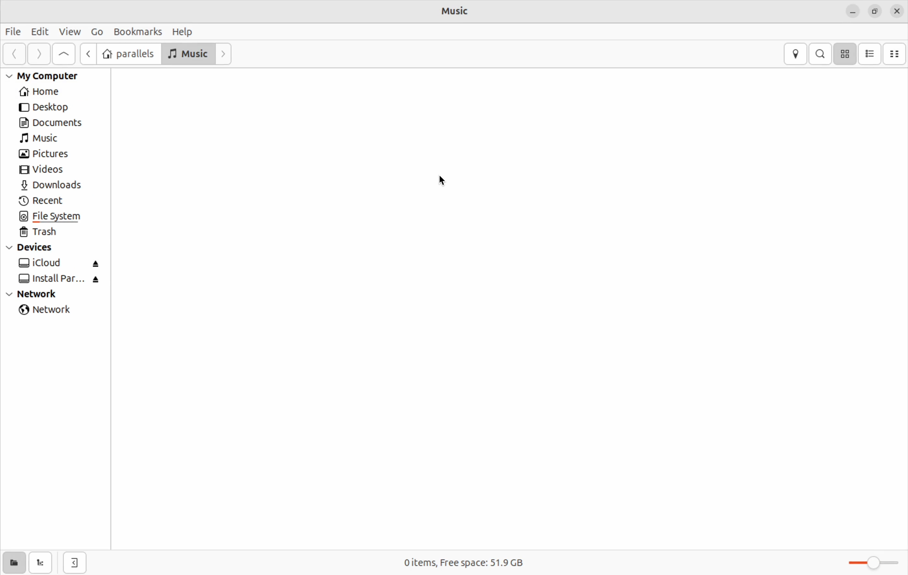 Image resolution: width=908 pixels, height=575 pixels. I want to click on i cloud, so click(60, 264).